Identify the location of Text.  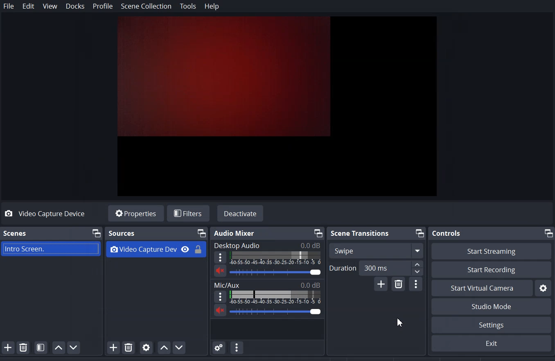
(275, 273).